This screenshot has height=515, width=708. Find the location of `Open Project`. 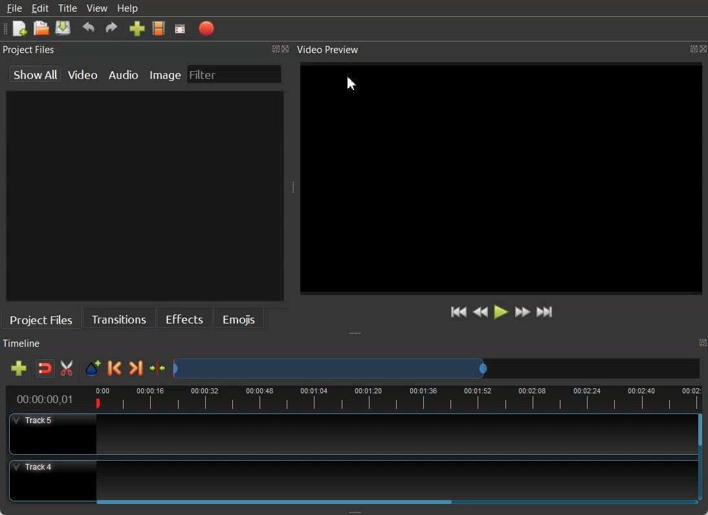

Open Project is located at coordinates (41, 29).